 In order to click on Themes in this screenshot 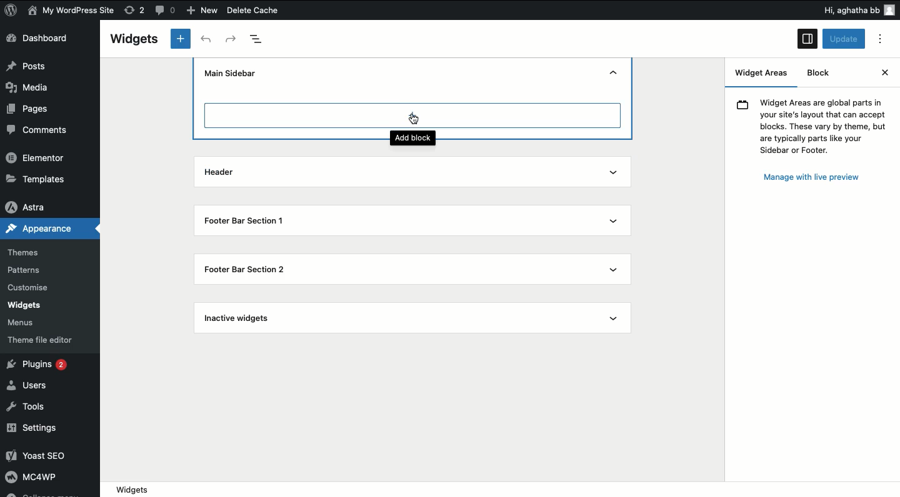, I will do `click(34, 252)`.